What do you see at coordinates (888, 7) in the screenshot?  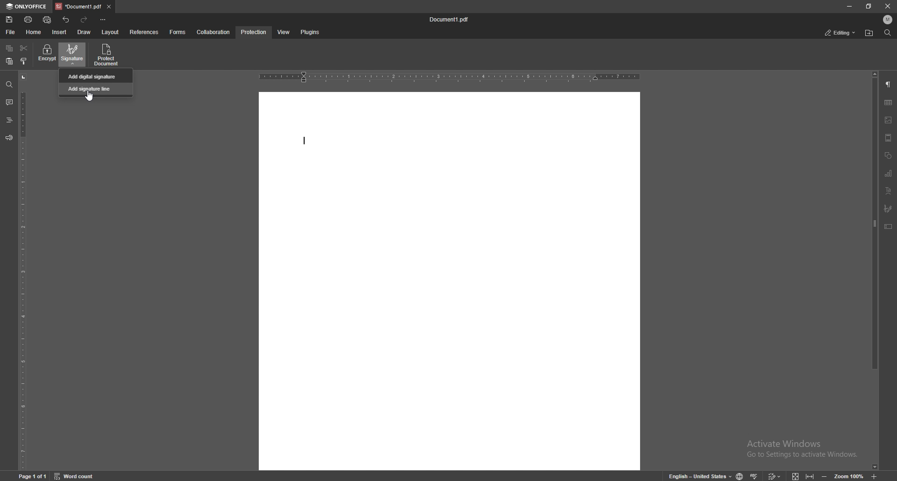 I see `close` at bounding box center [888, 7].